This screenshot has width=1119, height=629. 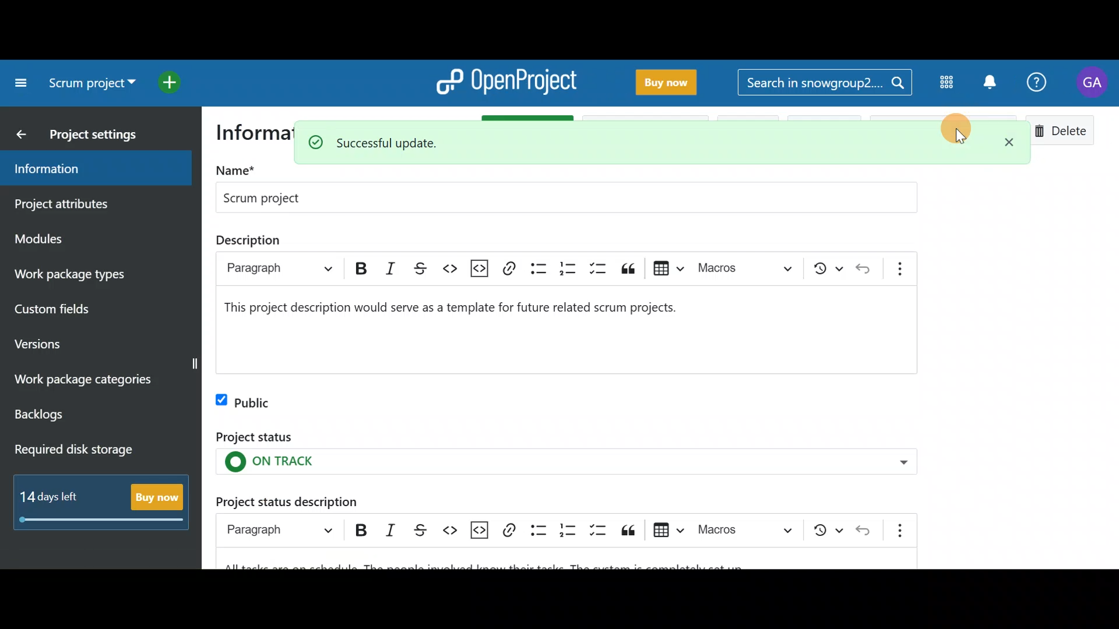 What do you see at coordinates (571, 561) in the screenshot?
I see `Project status description` at bounding box center [571, 561].